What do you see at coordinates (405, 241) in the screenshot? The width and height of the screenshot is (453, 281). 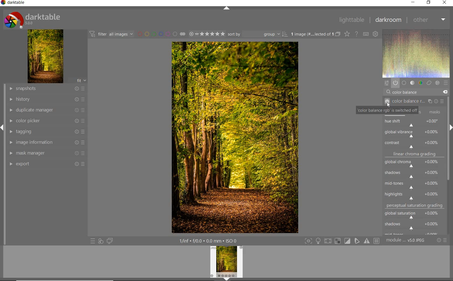 I see `module order` at bounding box center [405, 241].